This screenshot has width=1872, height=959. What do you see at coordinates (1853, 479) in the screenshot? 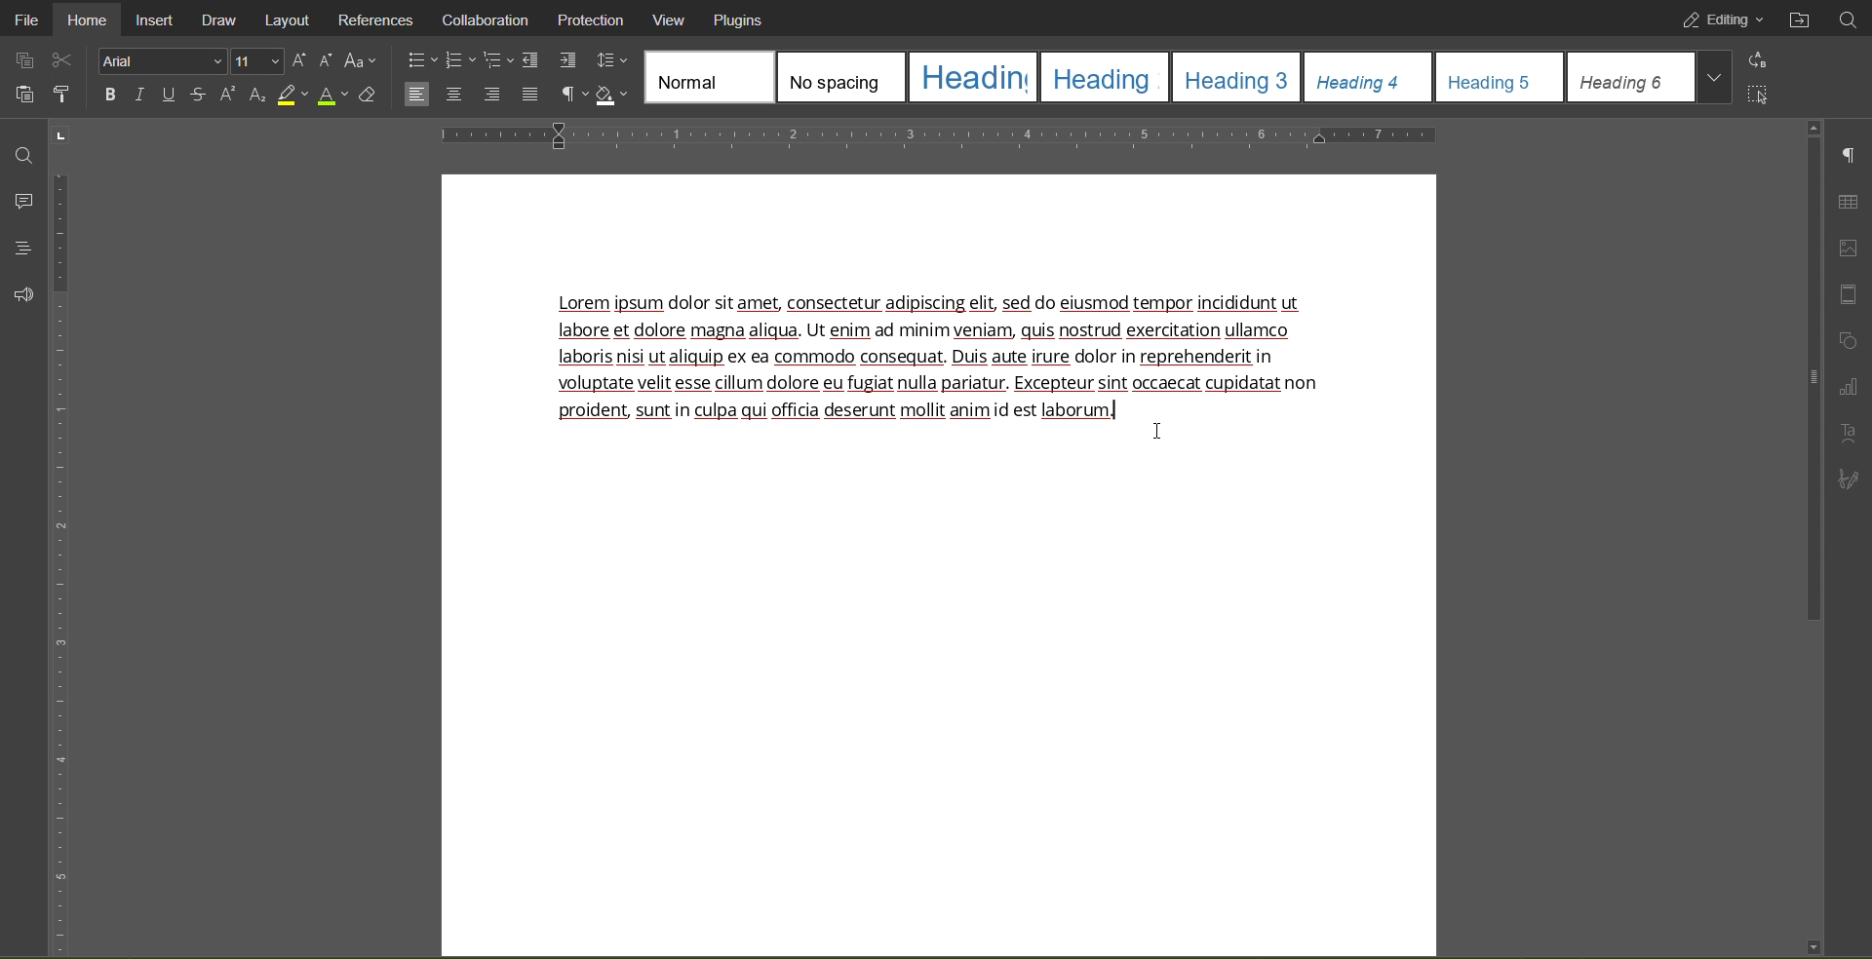
I see `Signature` at bounding box center [1853, 479].